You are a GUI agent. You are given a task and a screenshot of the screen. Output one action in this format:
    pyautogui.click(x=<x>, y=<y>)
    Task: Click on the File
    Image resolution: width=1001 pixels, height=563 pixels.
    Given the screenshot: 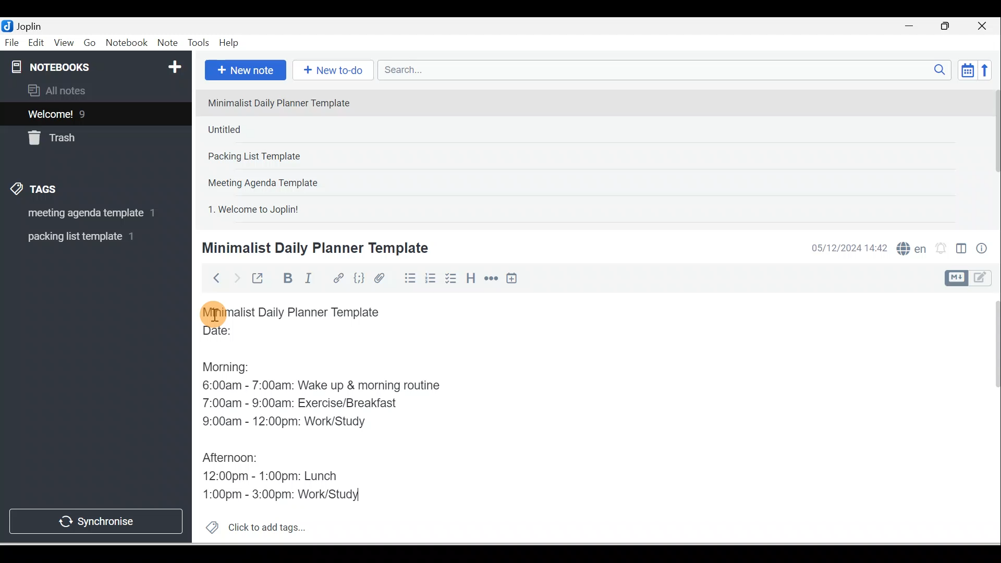 What is the action you would take?
    pyautogui.click(x=13, y=42)
    